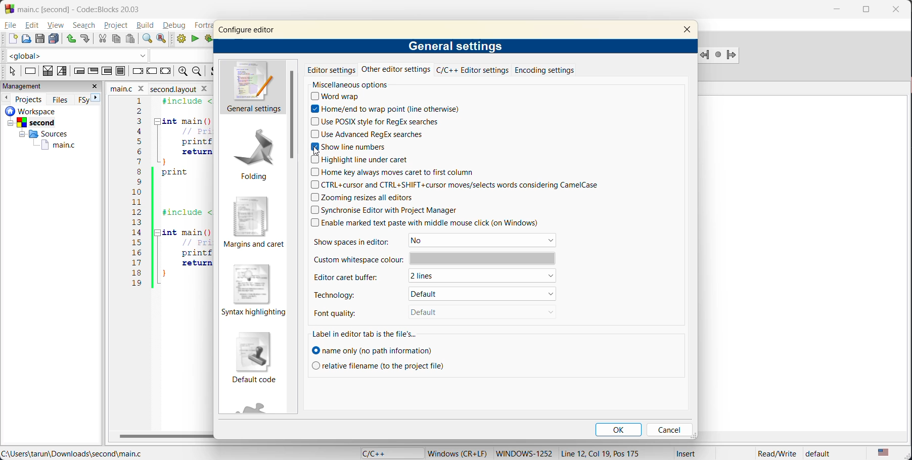 This screenshot has width=912, height=460. What do you see at coordinates (434, 223) in the screenshot?
I see `enable marked text paste with middle mouse click` at bounding box center [434, 223].